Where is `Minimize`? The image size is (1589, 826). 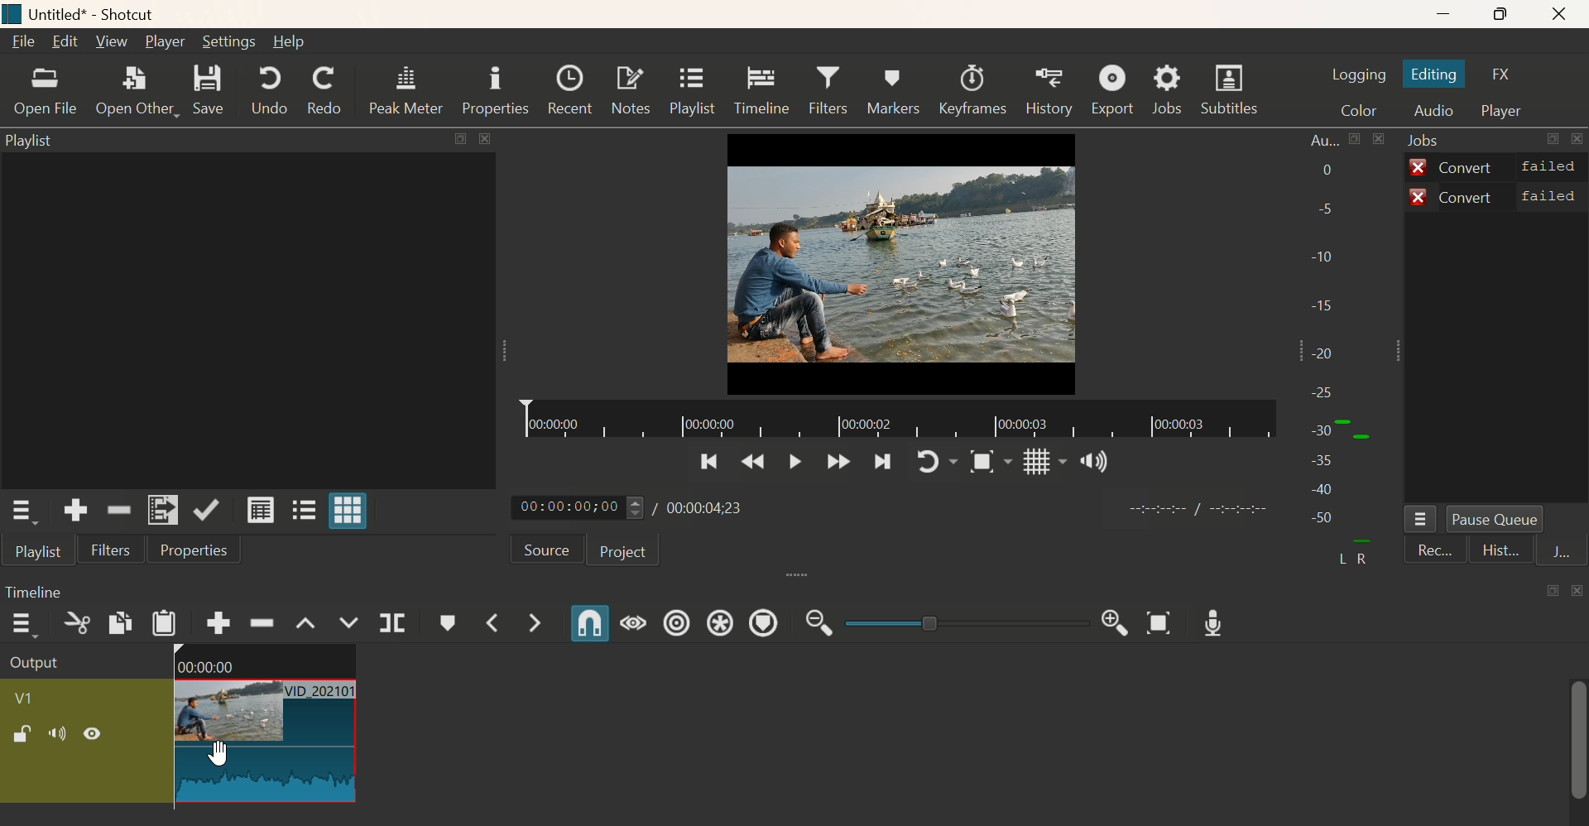 Minimize is located at coordinates (1450, 15).